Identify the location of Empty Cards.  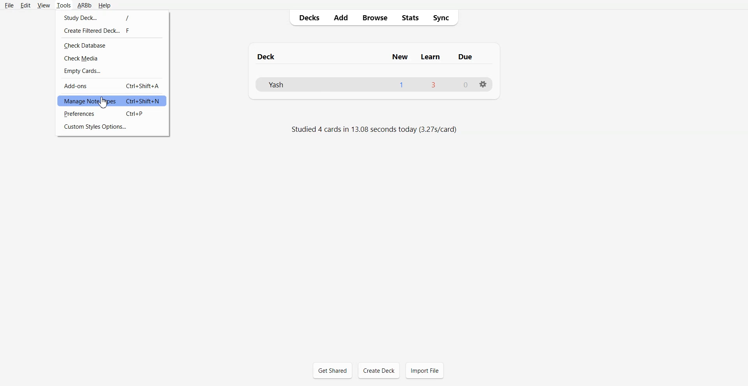
(112, 71).